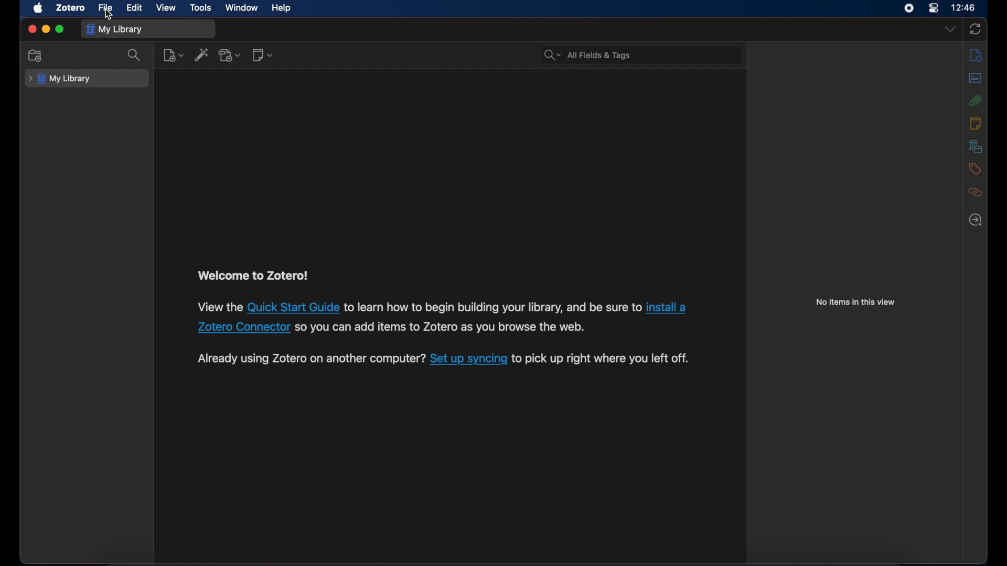  What do you see at coordinates (963, 7) in the screenshot?
I see `time` at bounding box center [963, 7].